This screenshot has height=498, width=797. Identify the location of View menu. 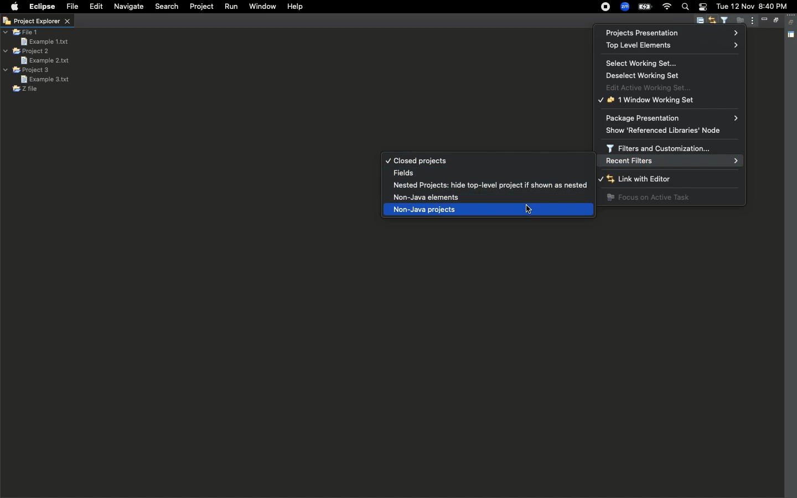
(751, 21).